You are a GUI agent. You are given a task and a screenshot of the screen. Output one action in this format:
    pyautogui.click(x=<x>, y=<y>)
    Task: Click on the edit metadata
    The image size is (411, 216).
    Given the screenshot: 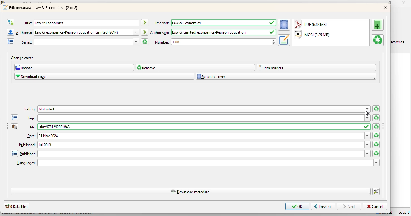 What is the action you would take?
    pyautogui.click(x=44, y=7)
    